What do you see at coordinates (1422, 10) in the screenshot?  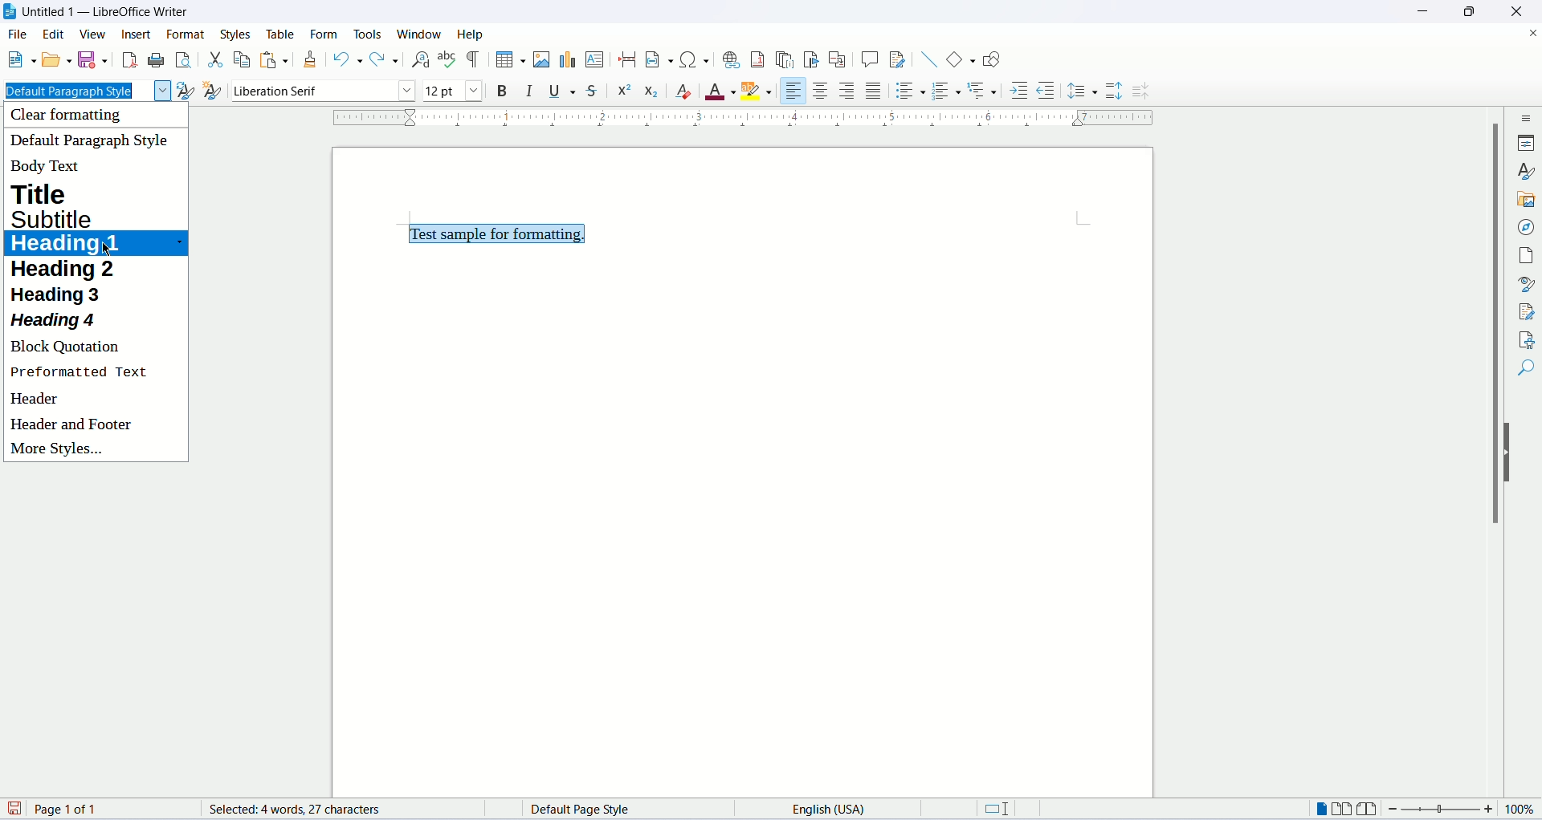 I see `minimize` at bounding box center [1422, 10].